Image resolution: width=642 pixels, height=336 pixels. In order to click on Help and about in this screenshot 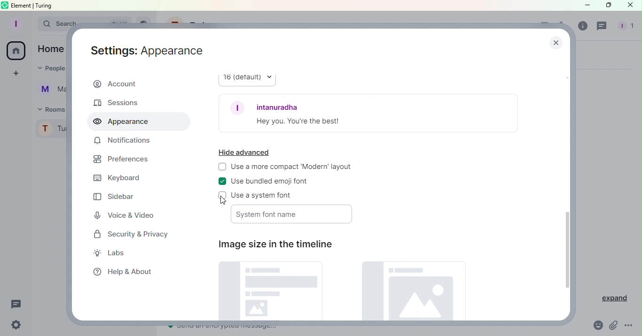, I will do `click(122, 274)`.